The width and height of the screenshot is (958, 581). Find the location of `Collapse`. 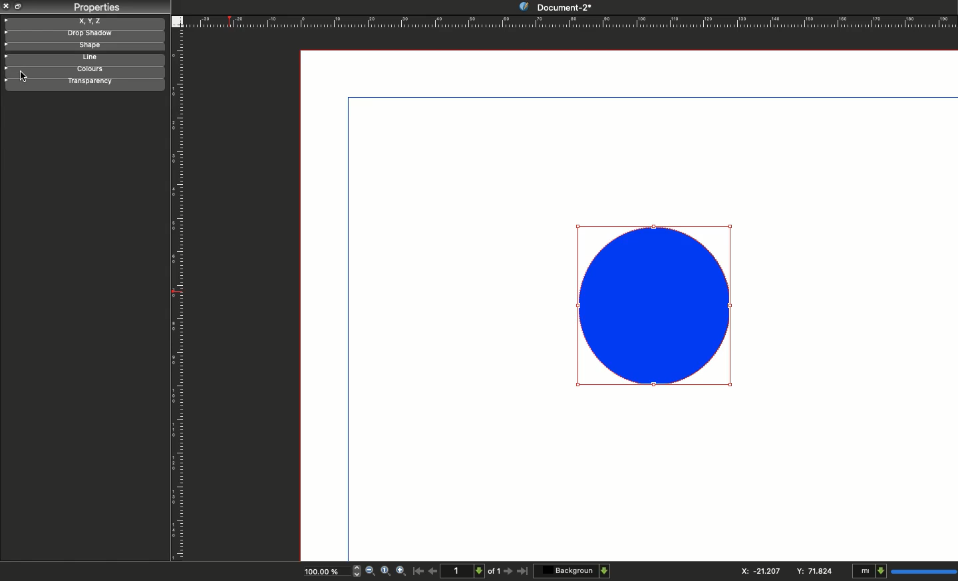

Collapse is located at coordinates (20, 6).